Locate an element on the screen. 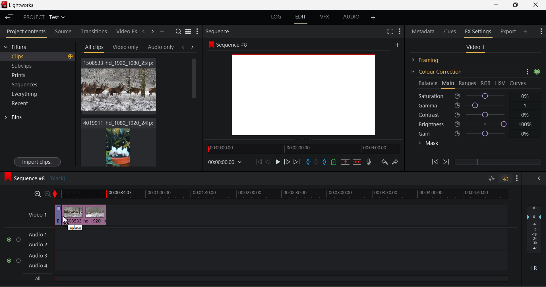  Project Timeline Navigator is located at coordinates (303, 149).